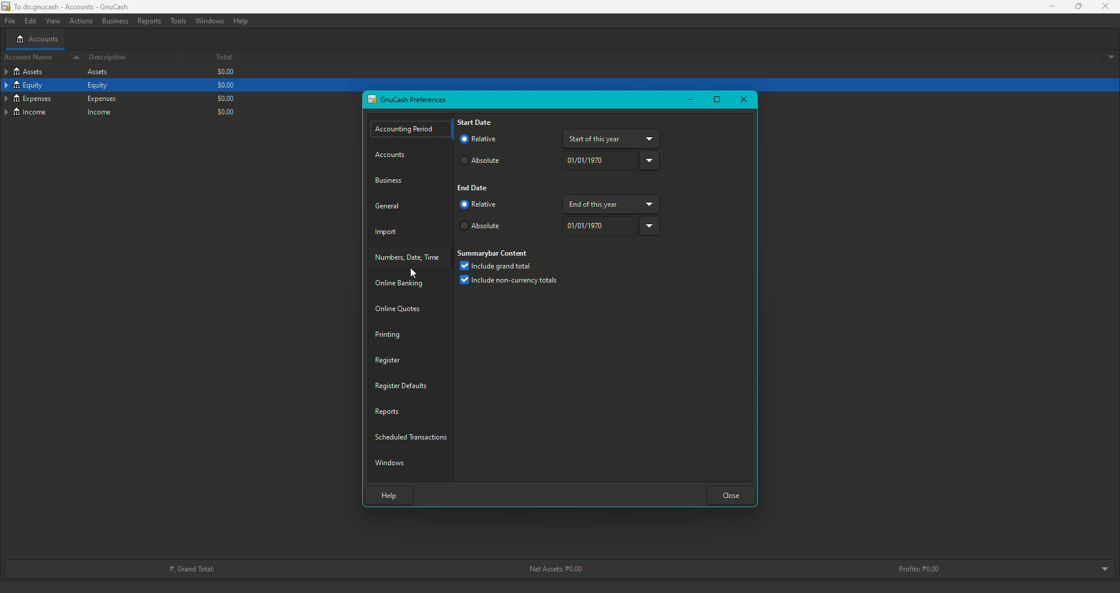  What do you see at coordinates (402, 385) in the screenshot?
I see `Registered Defaults` at bounding box center [402, 385].